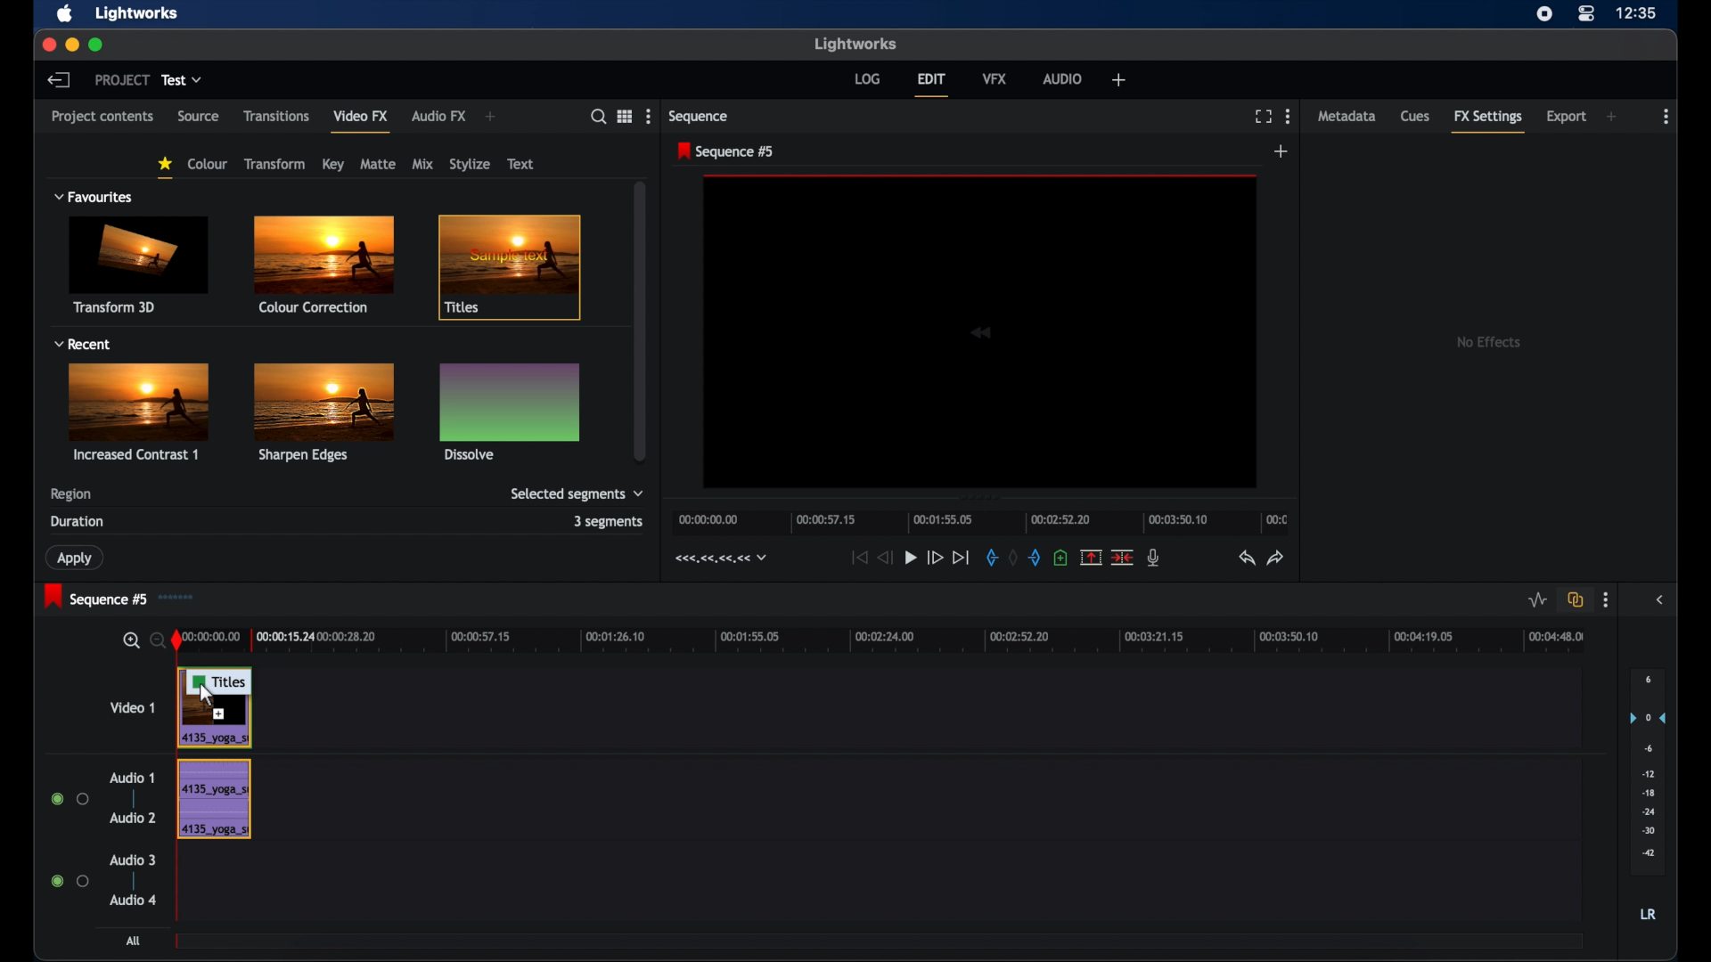 This screenshot has width=1711, height=962. Describe the element at coordinates (857, 558) in the screenshot. I see `jump to start` at that location.